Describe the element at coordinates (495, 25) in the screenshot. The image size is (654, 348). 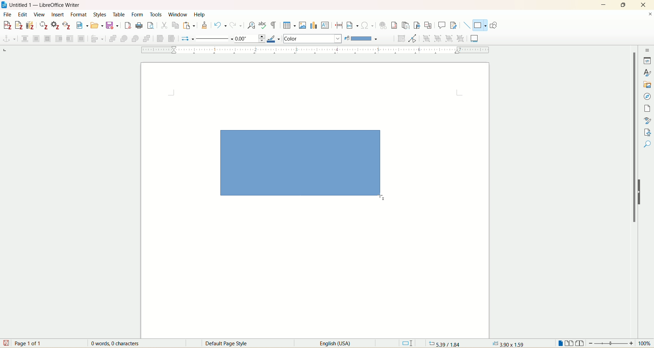
I see `show draw functions` at that location.